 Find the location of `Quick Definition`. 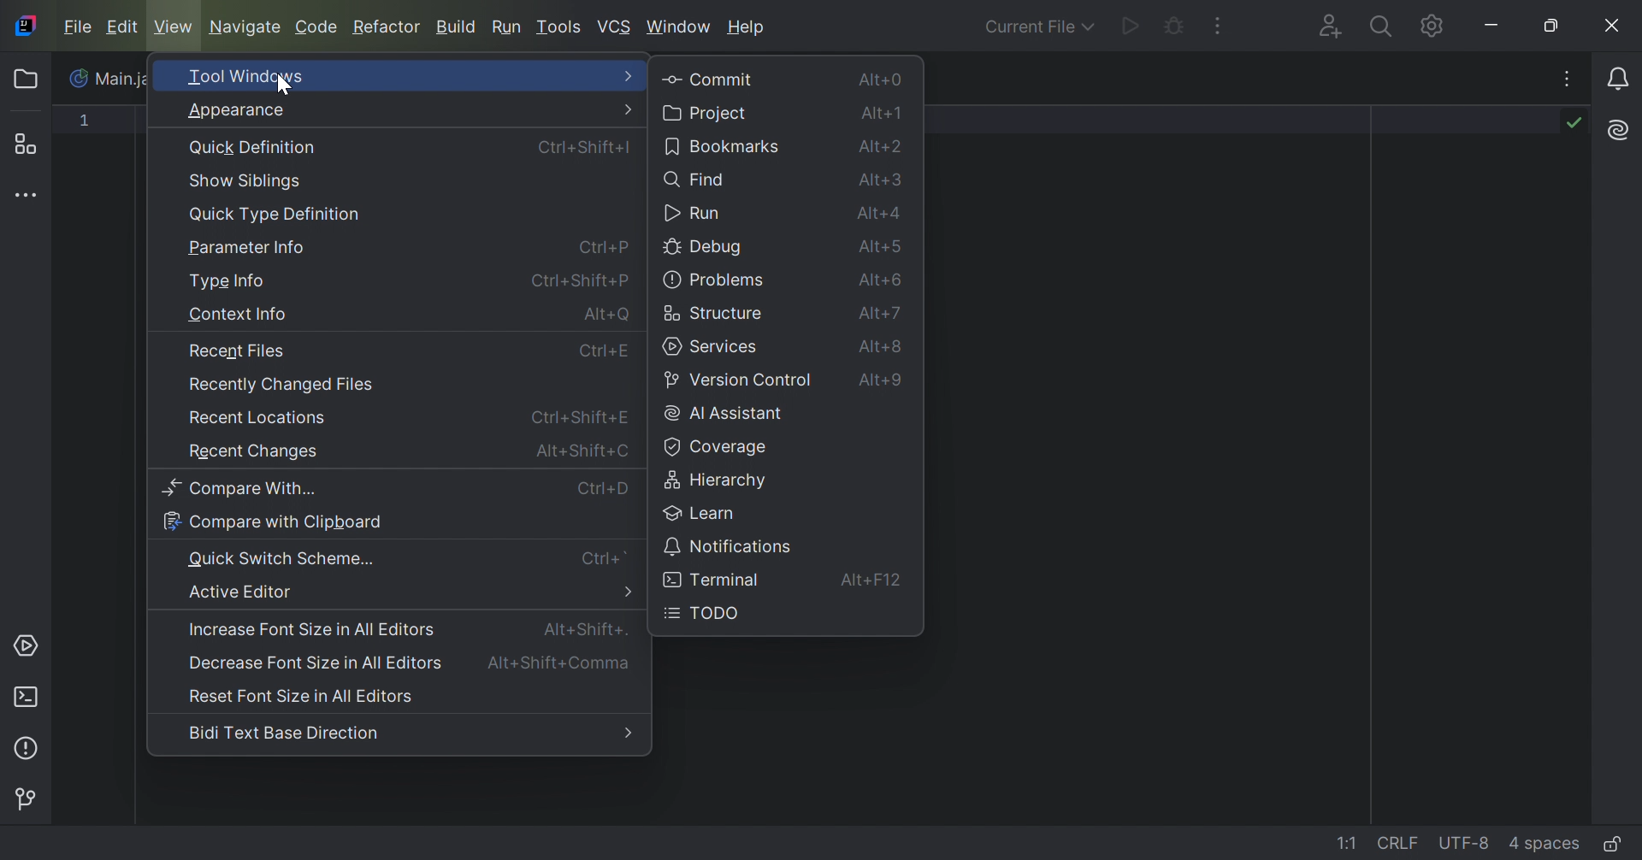

Quick Definition is located at coordinates (255, 148).